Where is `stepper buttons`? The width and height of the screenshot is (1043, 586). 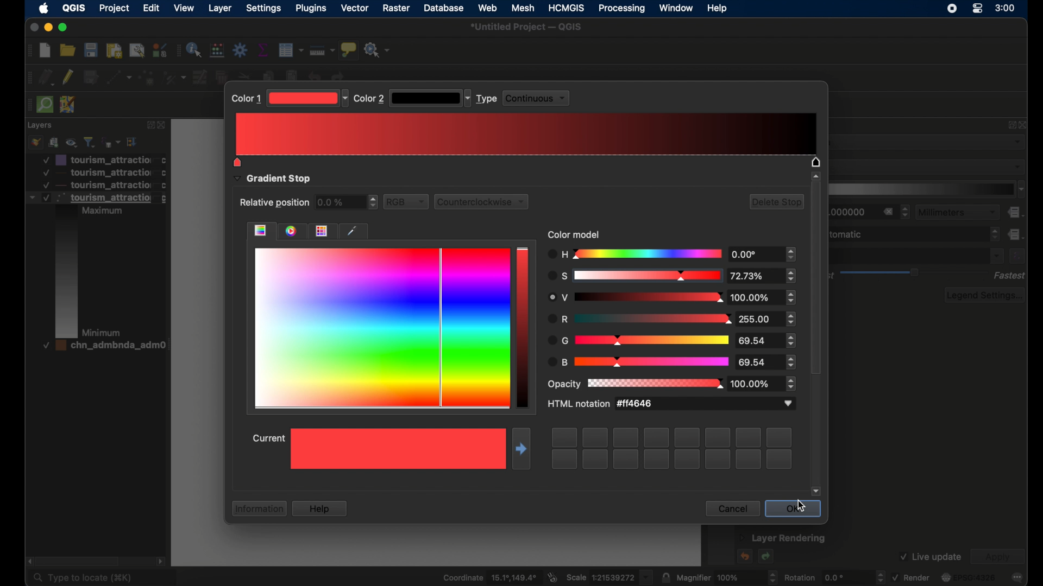
stepper buttons is located at coordinates (762, 276).